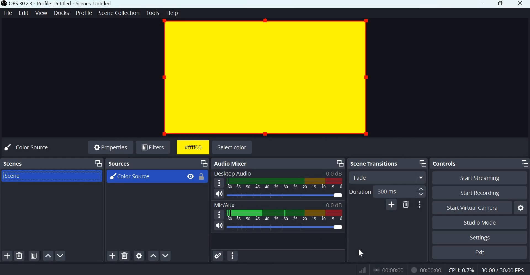 This screenshot has width=530, height=275. Describe the element at coordinates (521, 4) in the screenshot. I see `Close` at that location.